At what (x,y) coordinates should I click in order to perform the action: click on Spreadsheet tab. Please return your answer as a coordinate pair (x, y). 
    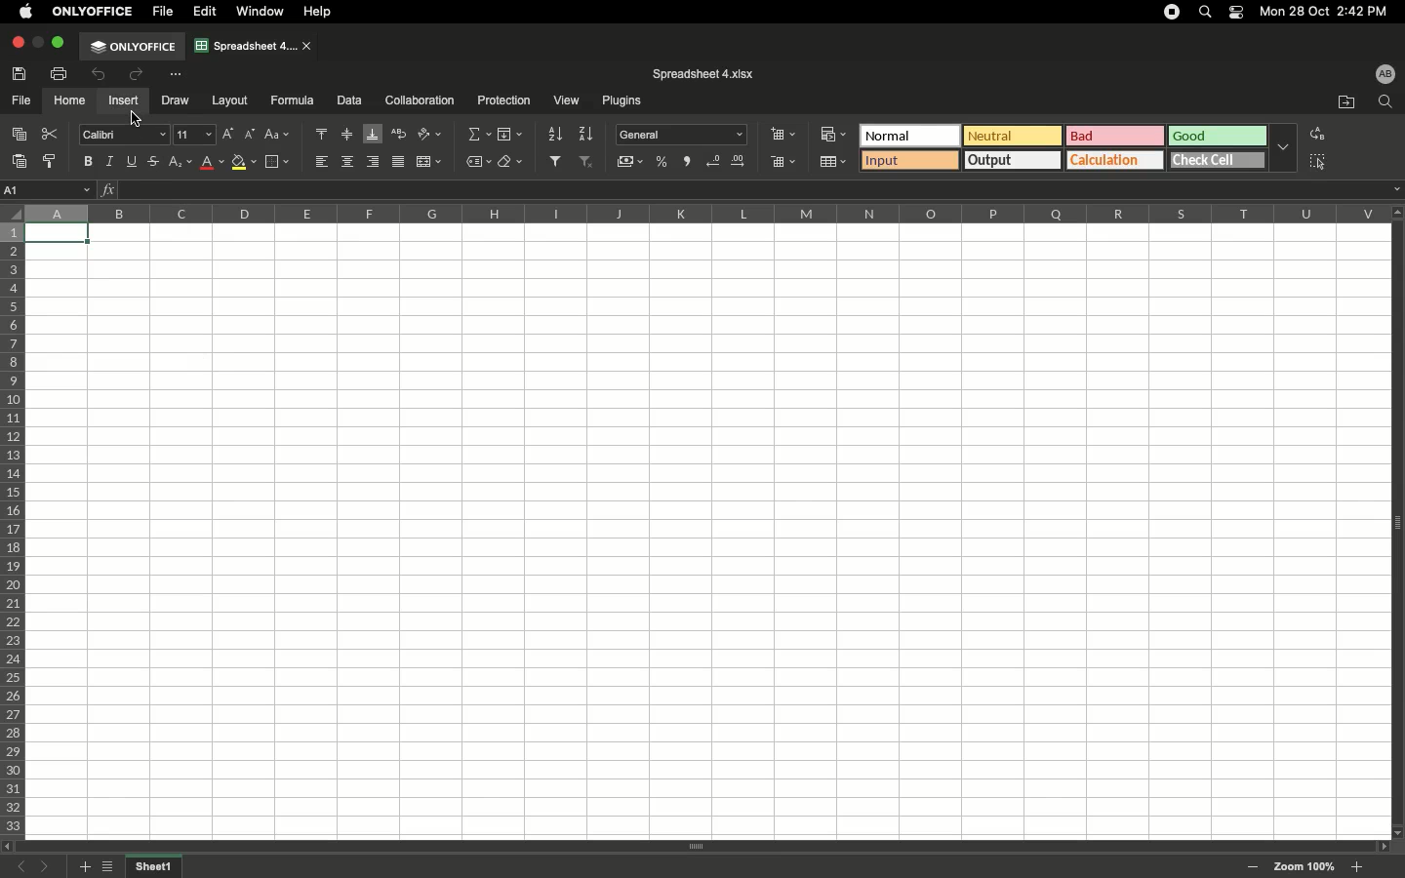
    Looking at the image, I should click on (246, 45).